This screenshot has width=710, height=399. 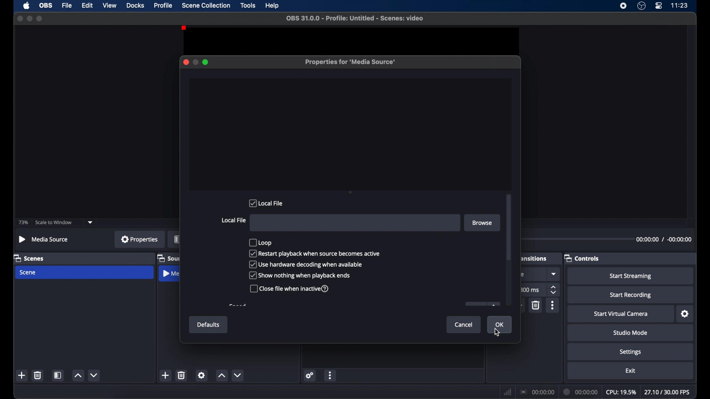 I want to click on no source selected, so click(x=44, y=239).